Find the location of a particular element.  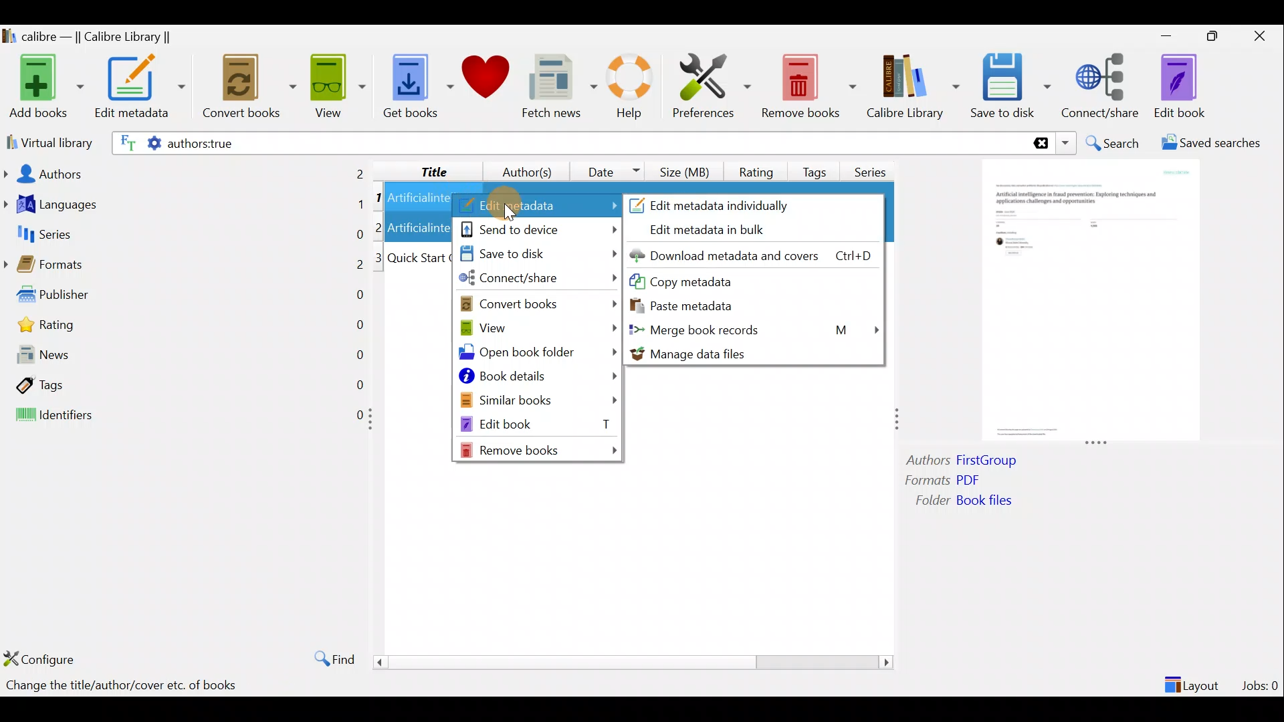

calibre — || Calibre Library || is located at coordinates (89, 37).